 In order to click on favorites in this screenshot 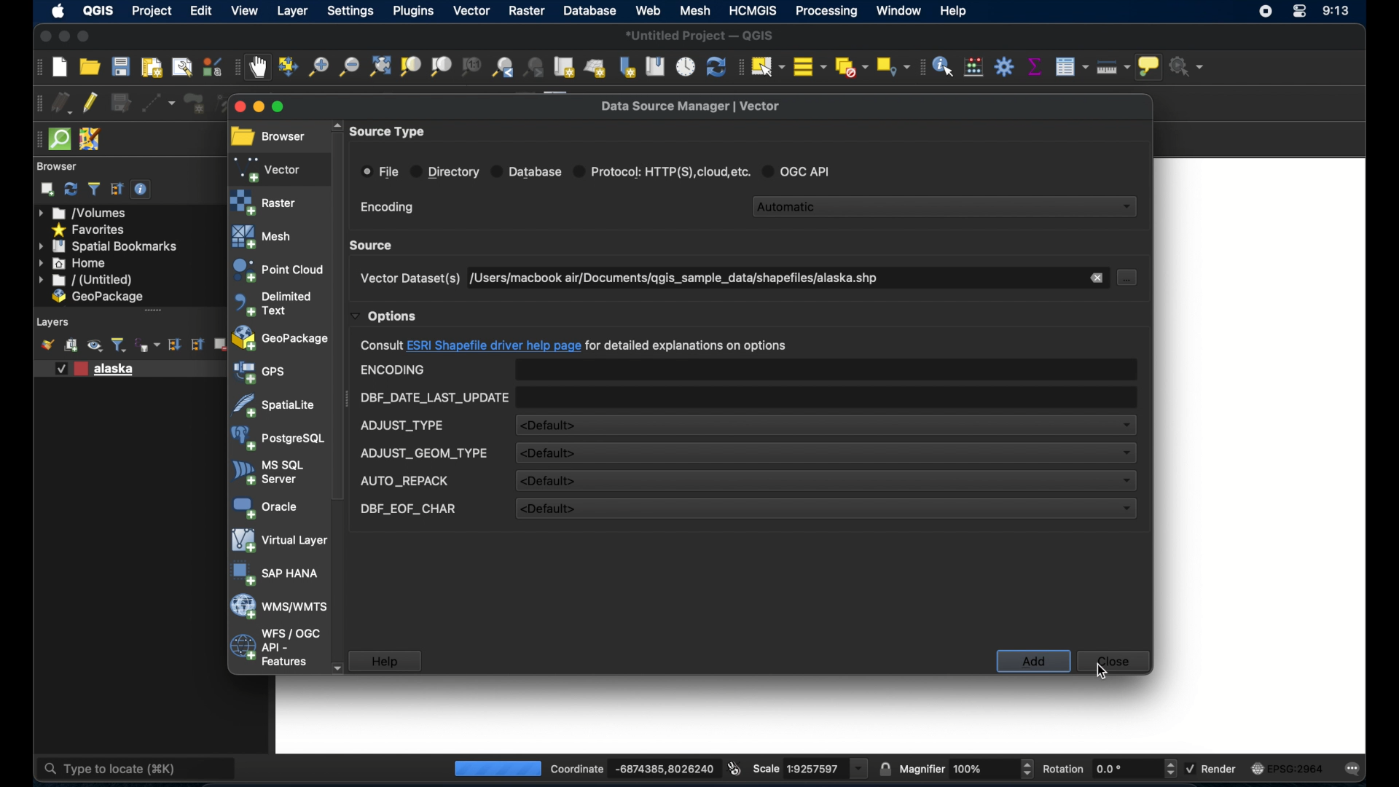, I will do `click(90, 229)`.